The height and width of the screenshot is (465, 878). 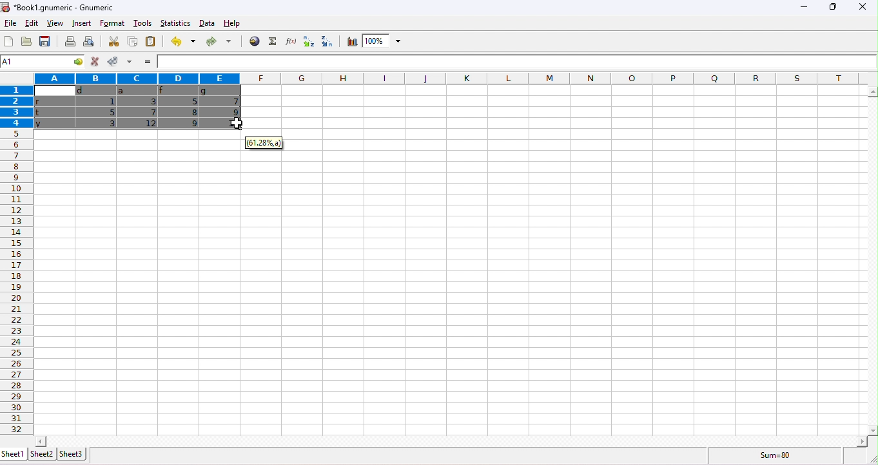 I want to click on edit, so click(x=33, y=24).